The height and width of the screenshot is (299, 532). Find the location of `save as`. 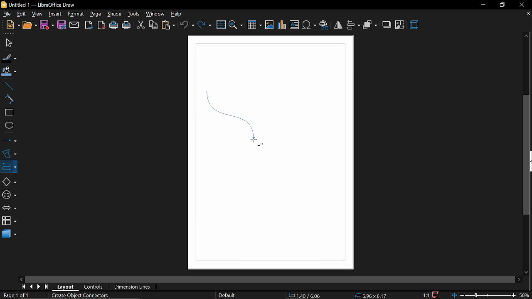

save as is located at coordinates (61, 25).